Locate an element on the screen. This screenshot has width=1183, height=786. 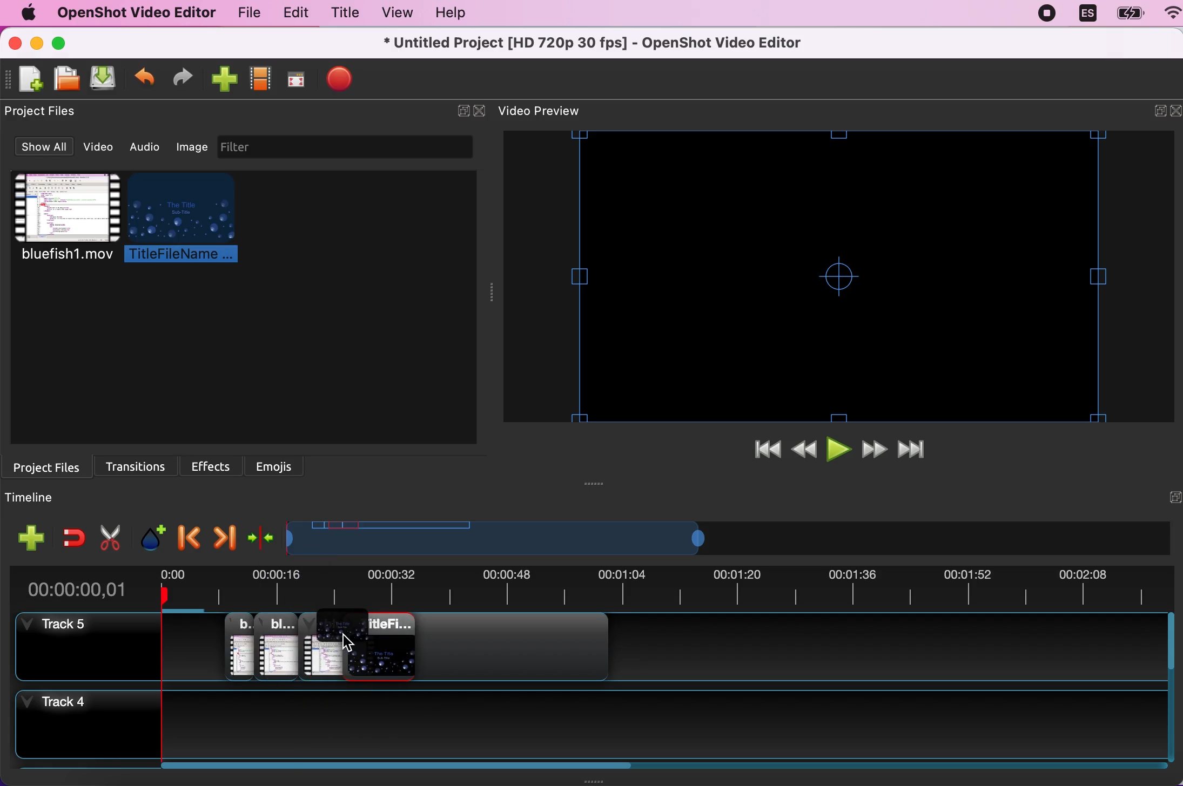
show all is located at coordinates (42, 148).